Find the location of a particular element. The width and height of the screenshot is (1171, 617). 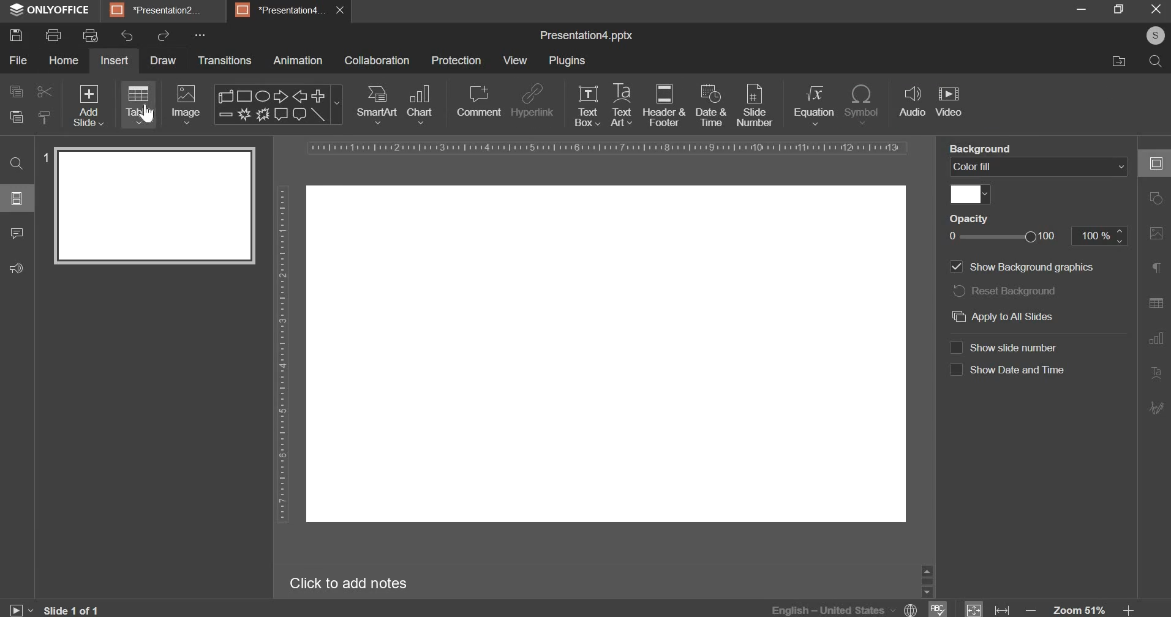

slide number is located at coordinates (758, 105).